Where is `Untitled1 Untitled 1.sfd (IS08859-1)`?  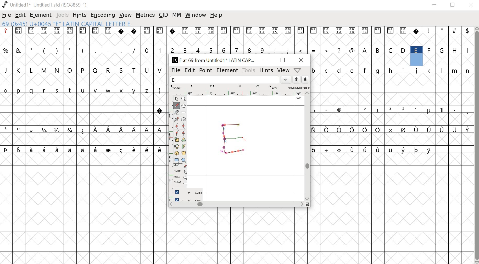
Untitled1 Untitled 1.sfd (IS08859-1) is located at coordinates (44, 5).